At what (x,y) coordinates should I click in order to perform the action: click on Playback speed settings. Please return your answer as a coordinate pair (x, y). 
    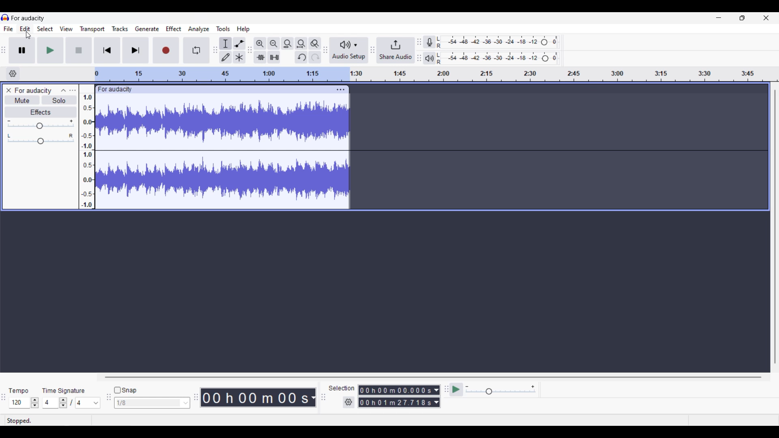
    Looking at the image, I should click on (501, 389).